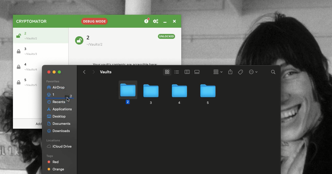  Describe the element at coordinates (166, 72) in the screenshot. I see `View` at that location.